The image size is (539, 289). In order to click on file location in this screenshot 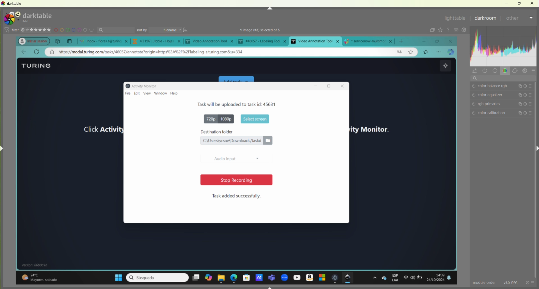, I will do `click(236, 141)`.